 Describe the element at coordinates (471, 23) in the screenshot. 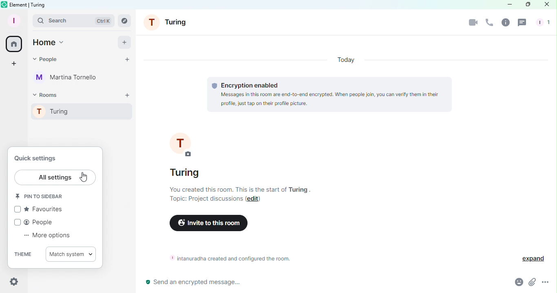

I see `Video call` at that location.